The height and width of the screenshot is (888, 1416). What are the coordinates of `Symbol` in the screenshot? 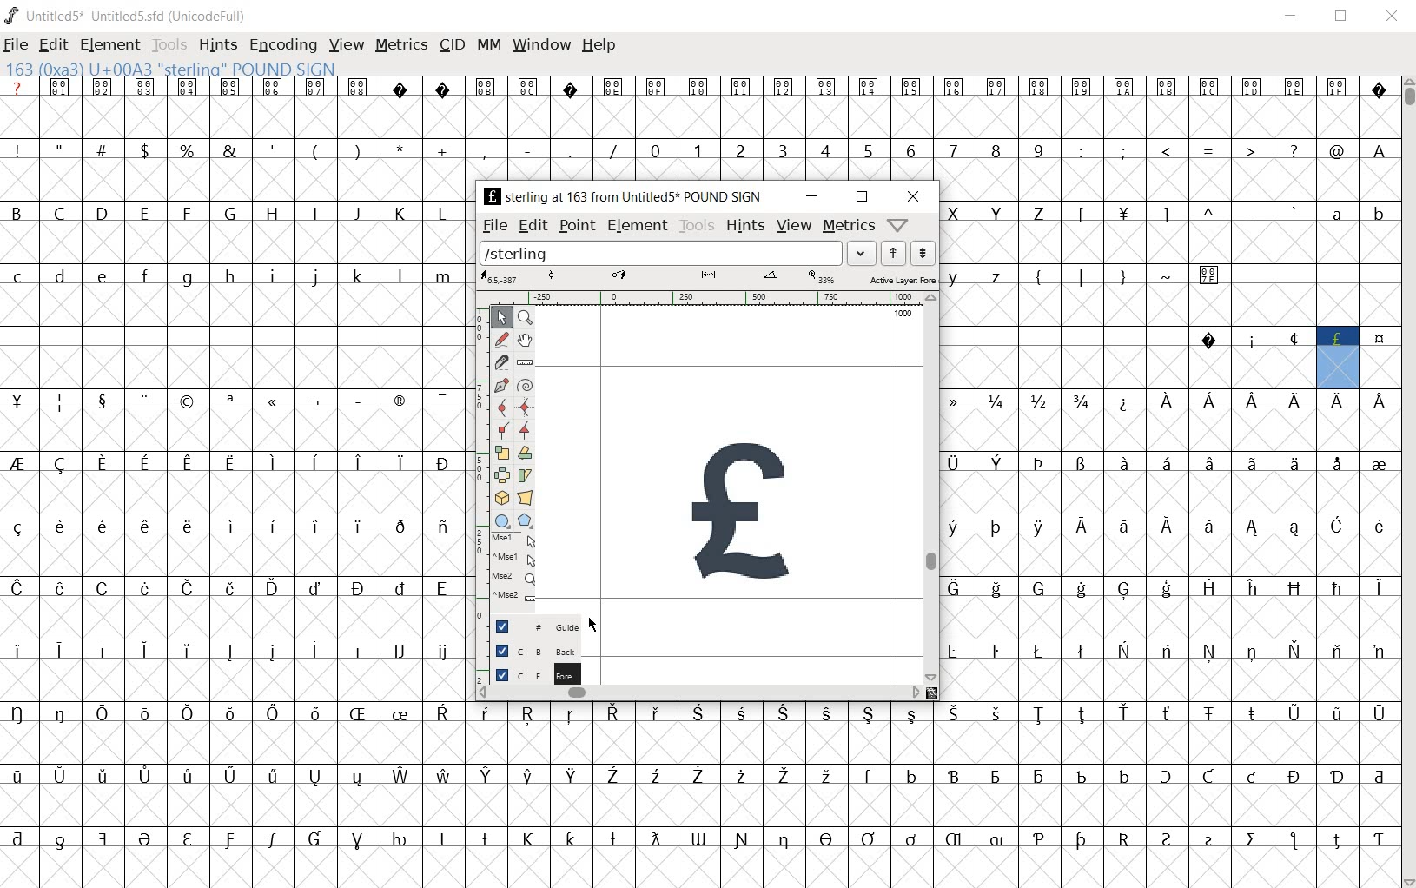 It's located at (99, 649).